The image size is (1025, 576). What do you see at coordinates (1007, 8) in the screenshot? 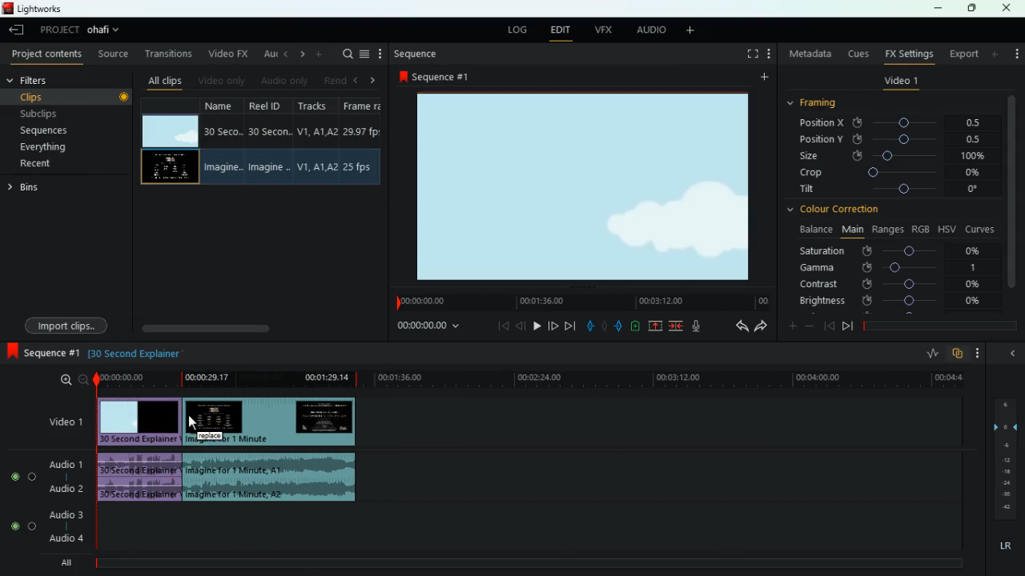
I see `close` at bounding box center [1007, 8].